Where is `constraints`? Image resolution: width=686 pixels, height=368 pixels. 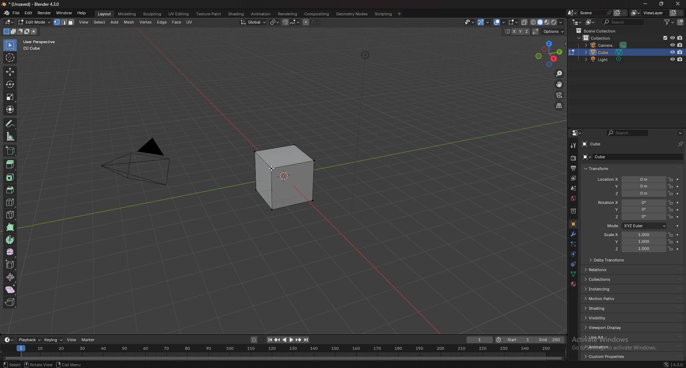
constraints is located at coordinates (573, 264).